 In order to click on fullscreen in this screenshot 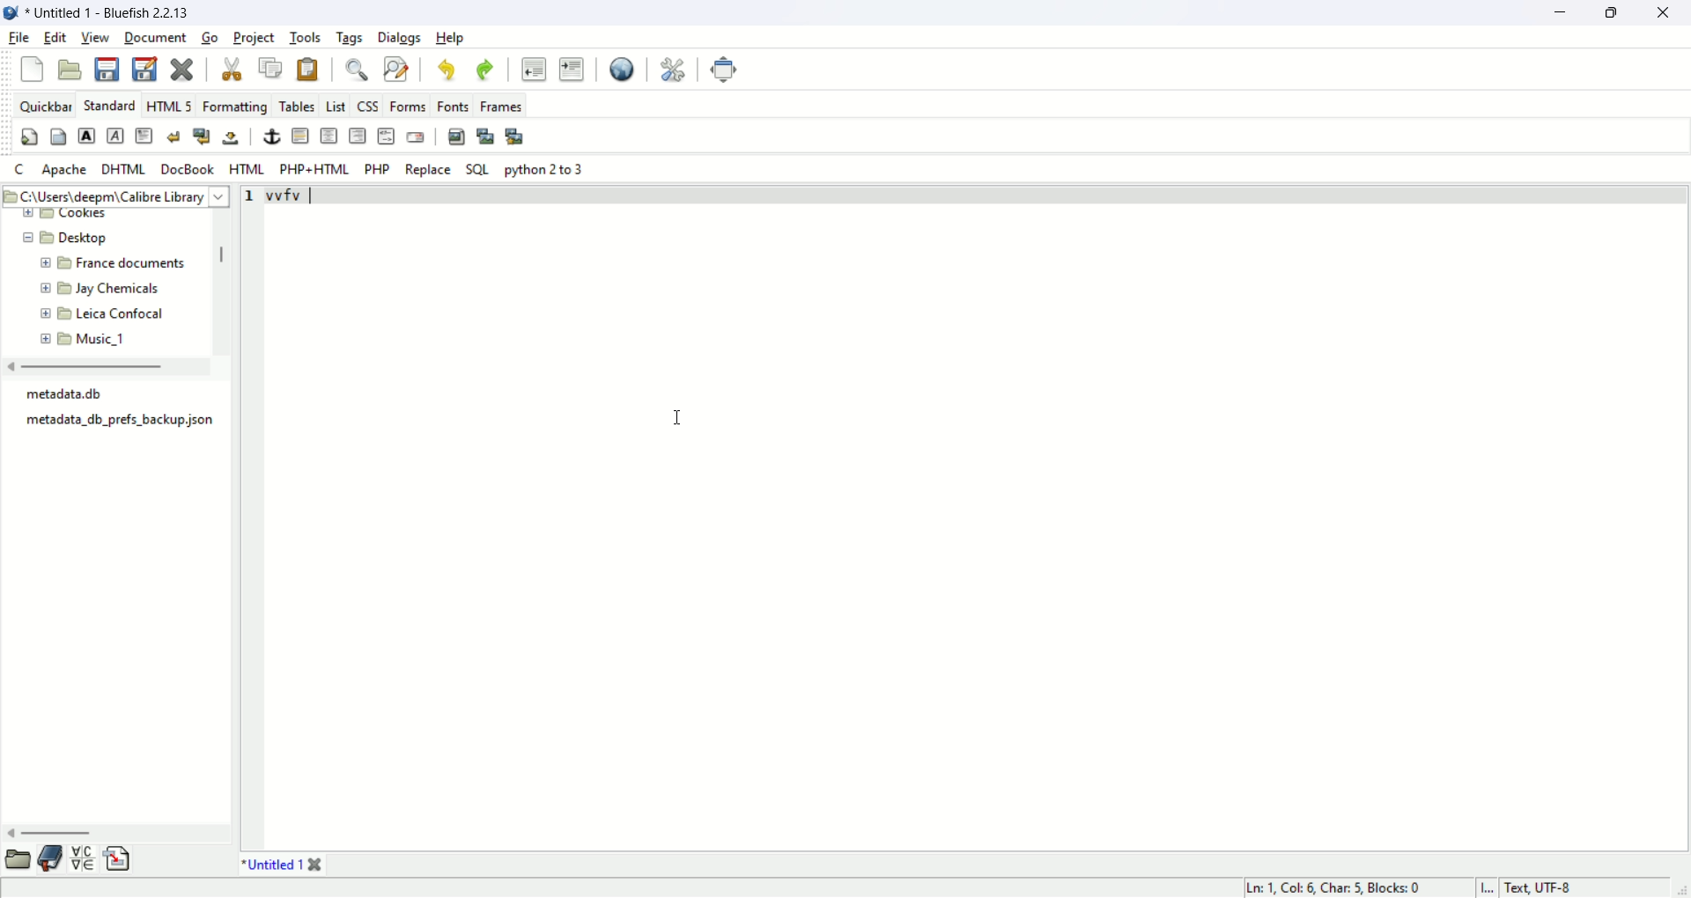, I will do `click(728, 70)`.